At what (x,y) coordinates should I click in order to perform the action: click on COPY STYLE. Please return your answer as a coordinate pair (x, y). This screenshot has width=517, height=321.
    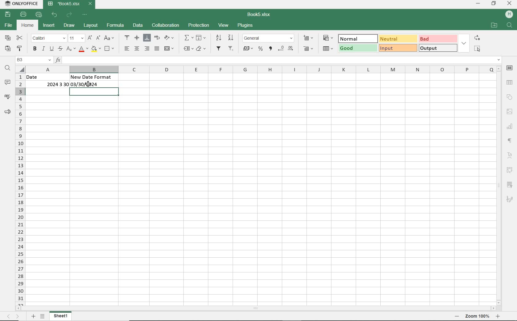
    Looking at the image, I should click on (20, 49).